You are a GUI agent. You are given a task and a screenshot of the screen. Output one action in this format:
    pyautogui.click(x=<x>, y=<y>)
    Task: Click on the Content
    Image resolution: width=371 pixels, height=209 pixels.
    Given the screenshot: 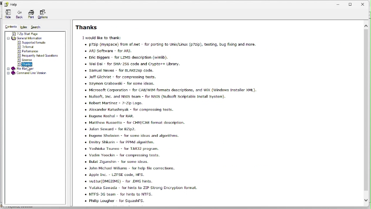 What is the action you would take?
    pyautogui.click(x=9, y=26)
    